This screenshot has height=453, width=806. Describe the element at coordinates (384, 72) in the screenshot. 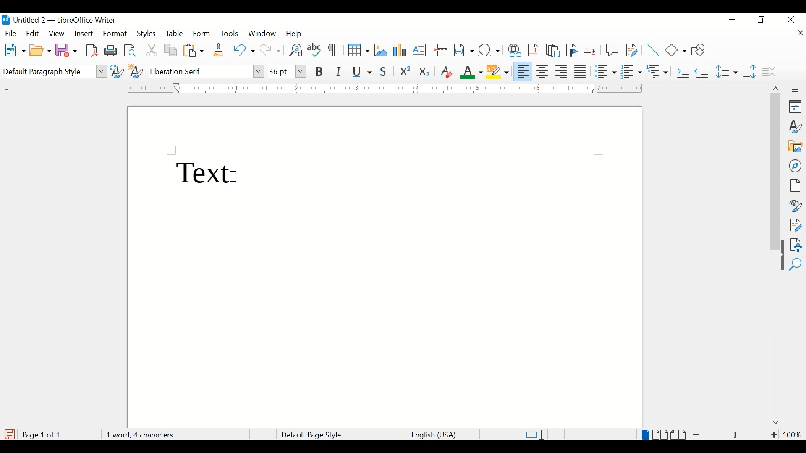

I see `strikethrough` at that location.